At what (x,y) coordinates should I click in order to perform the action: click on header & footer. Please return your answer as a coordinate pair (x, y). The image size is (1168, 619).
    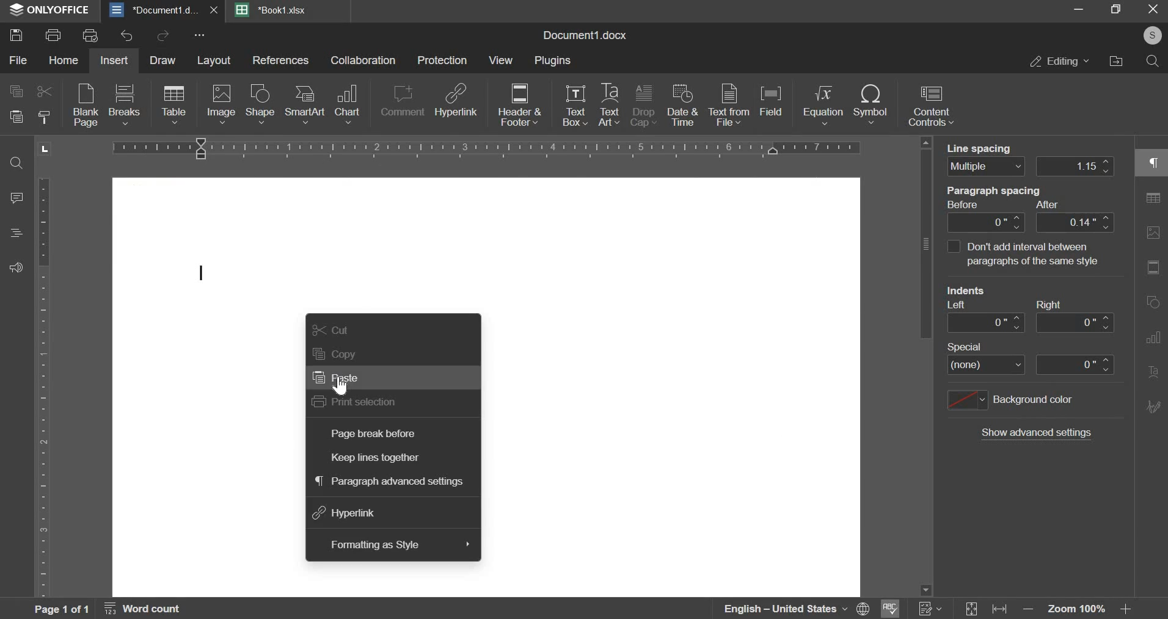
    Looking at the image, I should click on (519, 106).